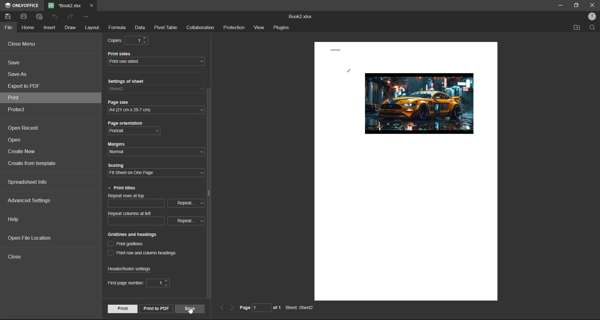 The height and width of the screenshot is (320, 600). What do you see at coordinates (232, 308) in the screenshot?
I see `next` at bounding box center [232, 308].